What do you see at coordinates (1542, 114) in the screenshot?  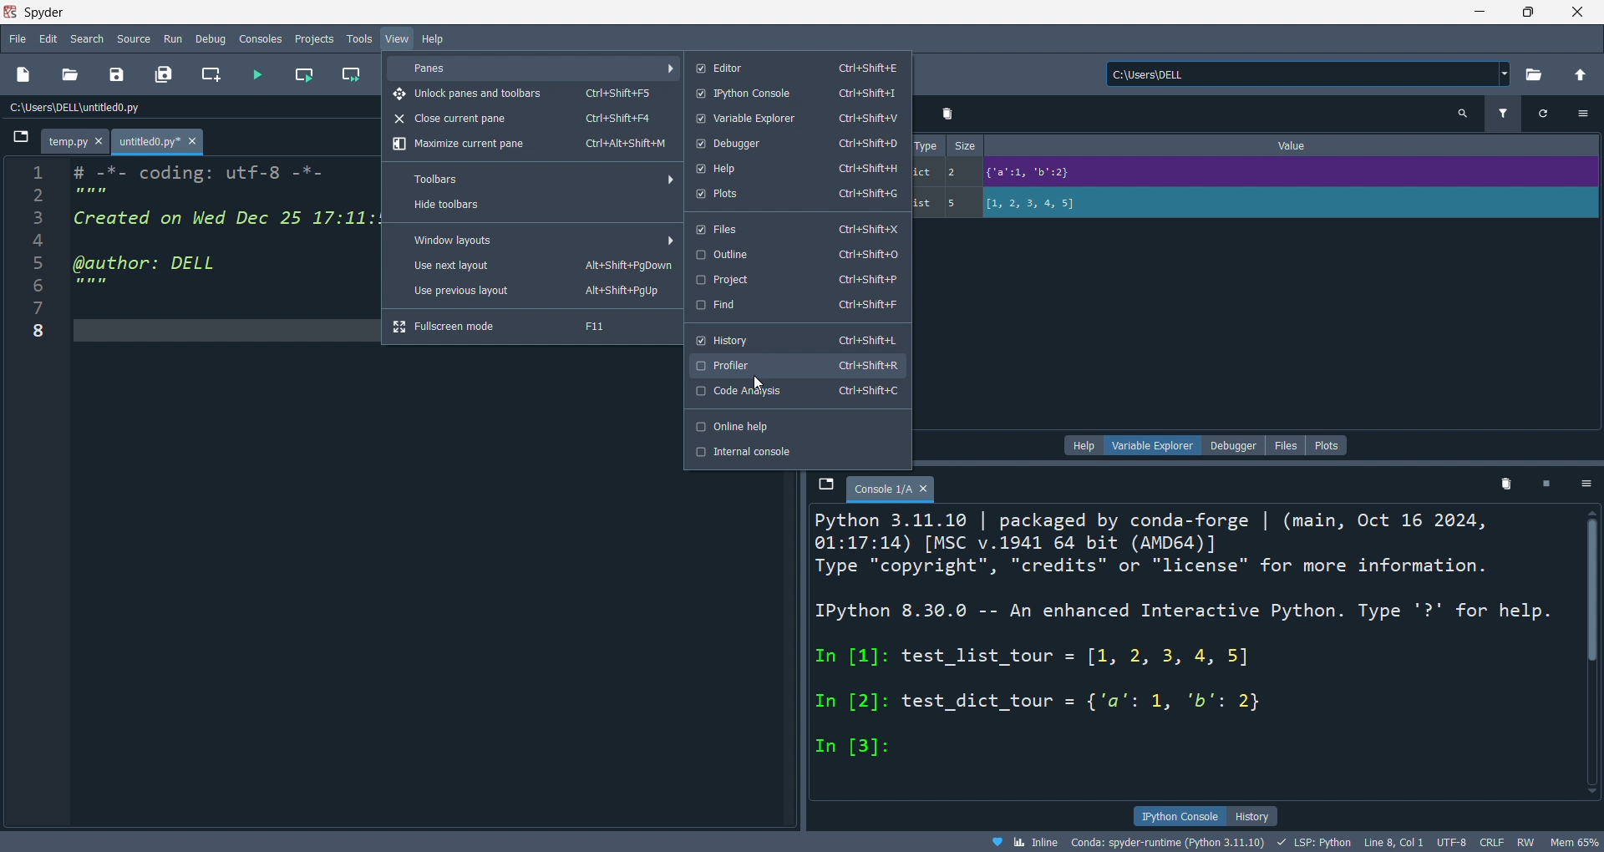 I see `refresh` at bounding box center [1542, 114].